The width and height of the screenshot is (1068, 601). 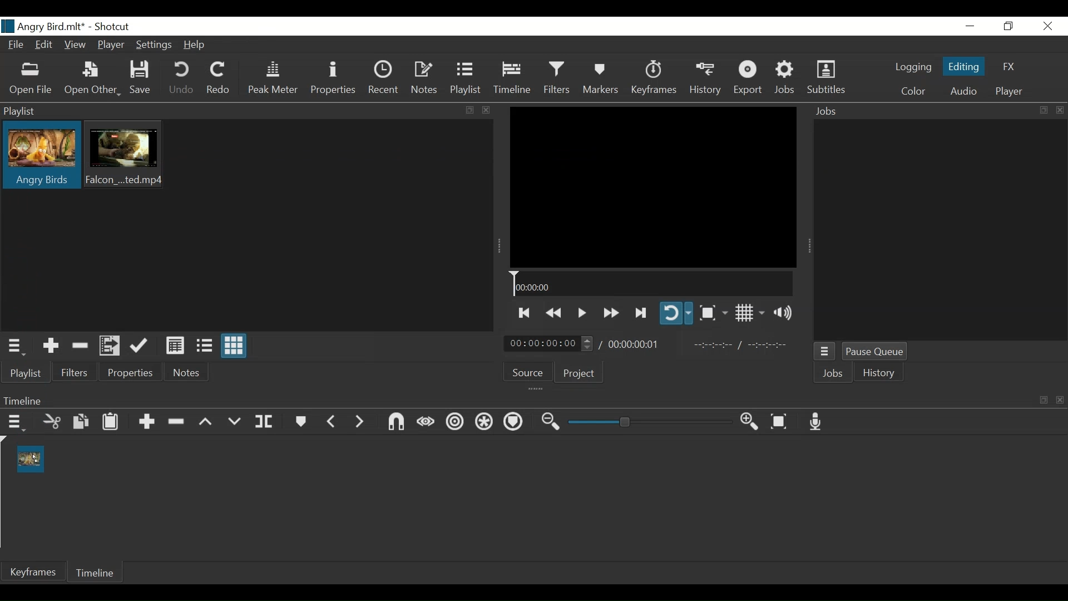 I want to click on Markers, so click(x=600, y=79).